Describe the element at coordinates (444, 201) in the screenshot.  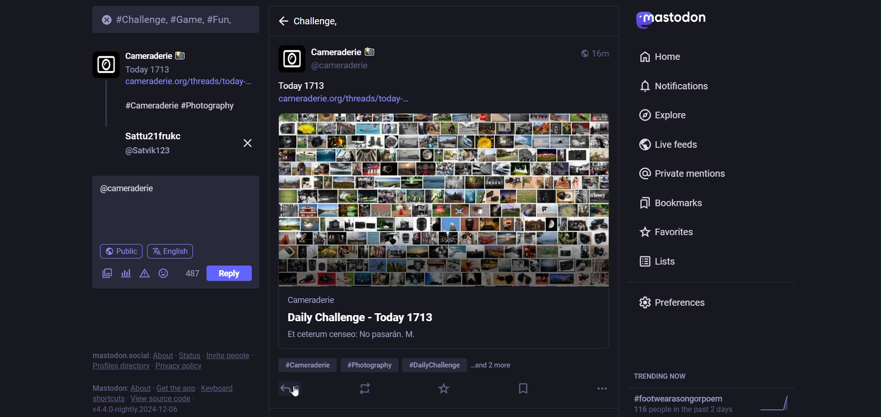
I see `image` at that location.